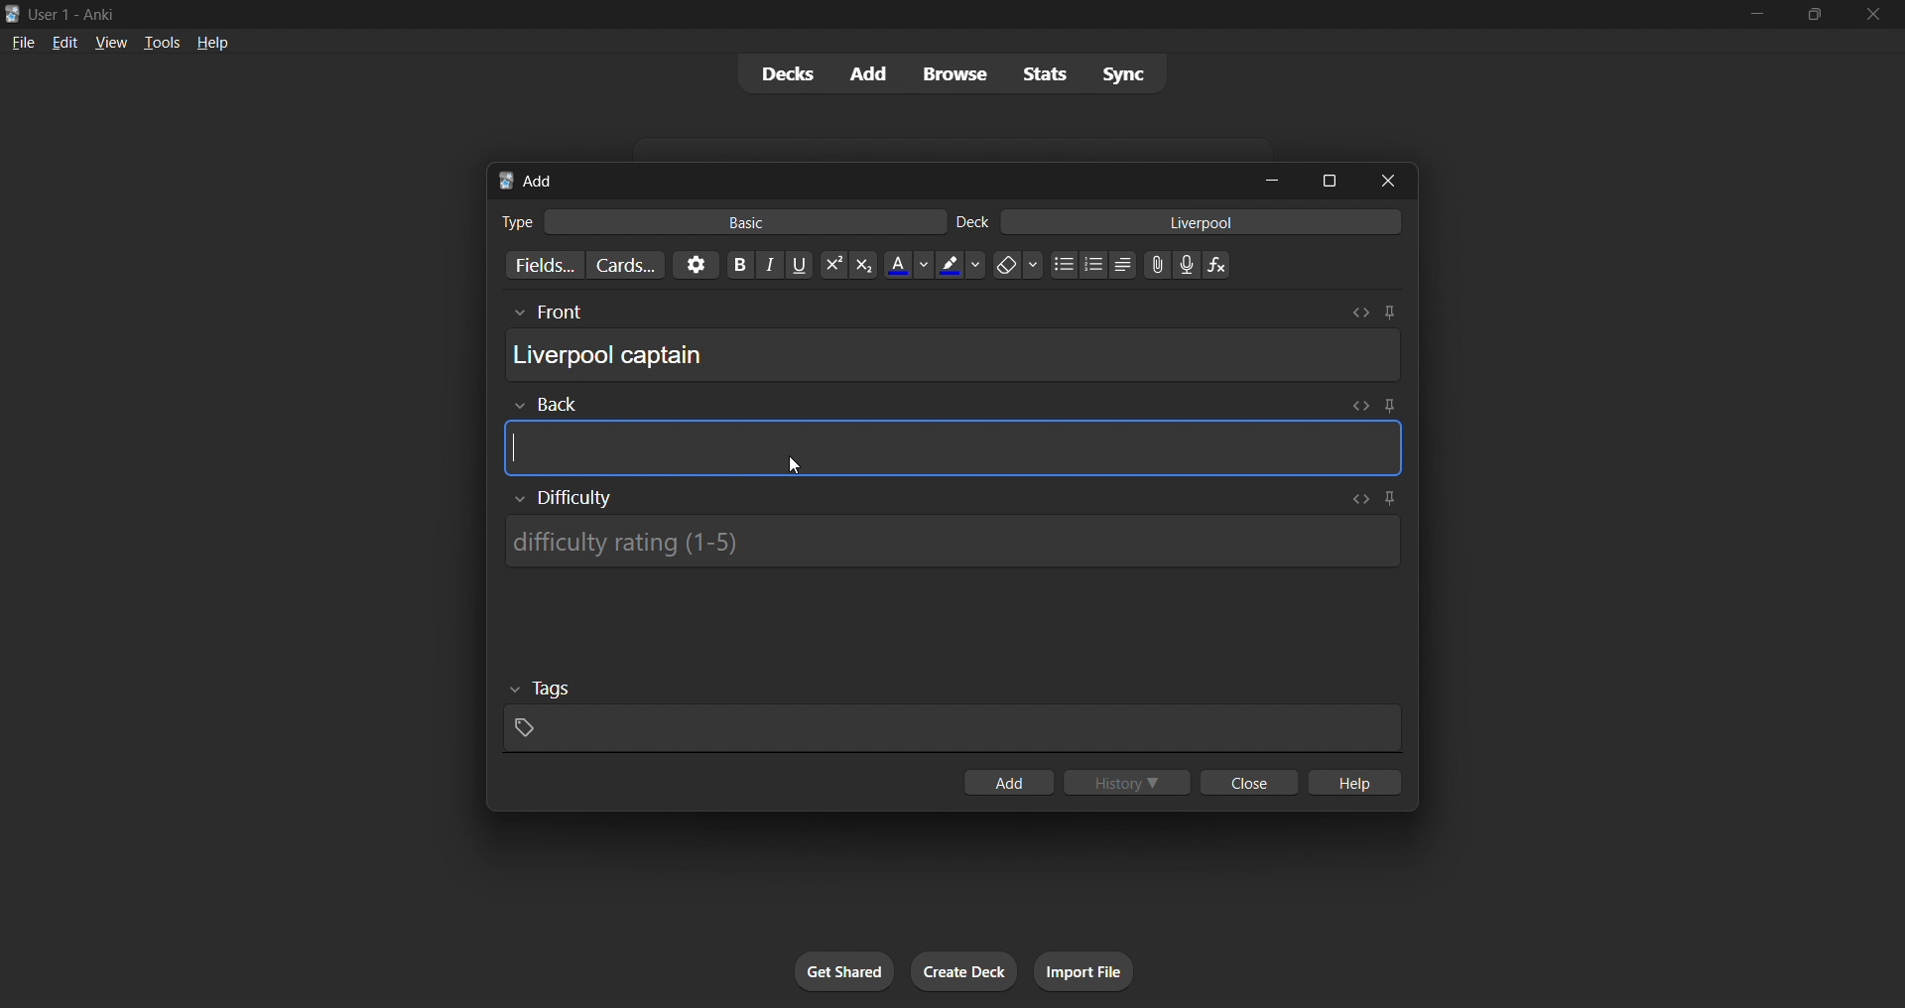  Describe the element at coordinates (799, 265) in the screenshot. I see `Underline` at that location.